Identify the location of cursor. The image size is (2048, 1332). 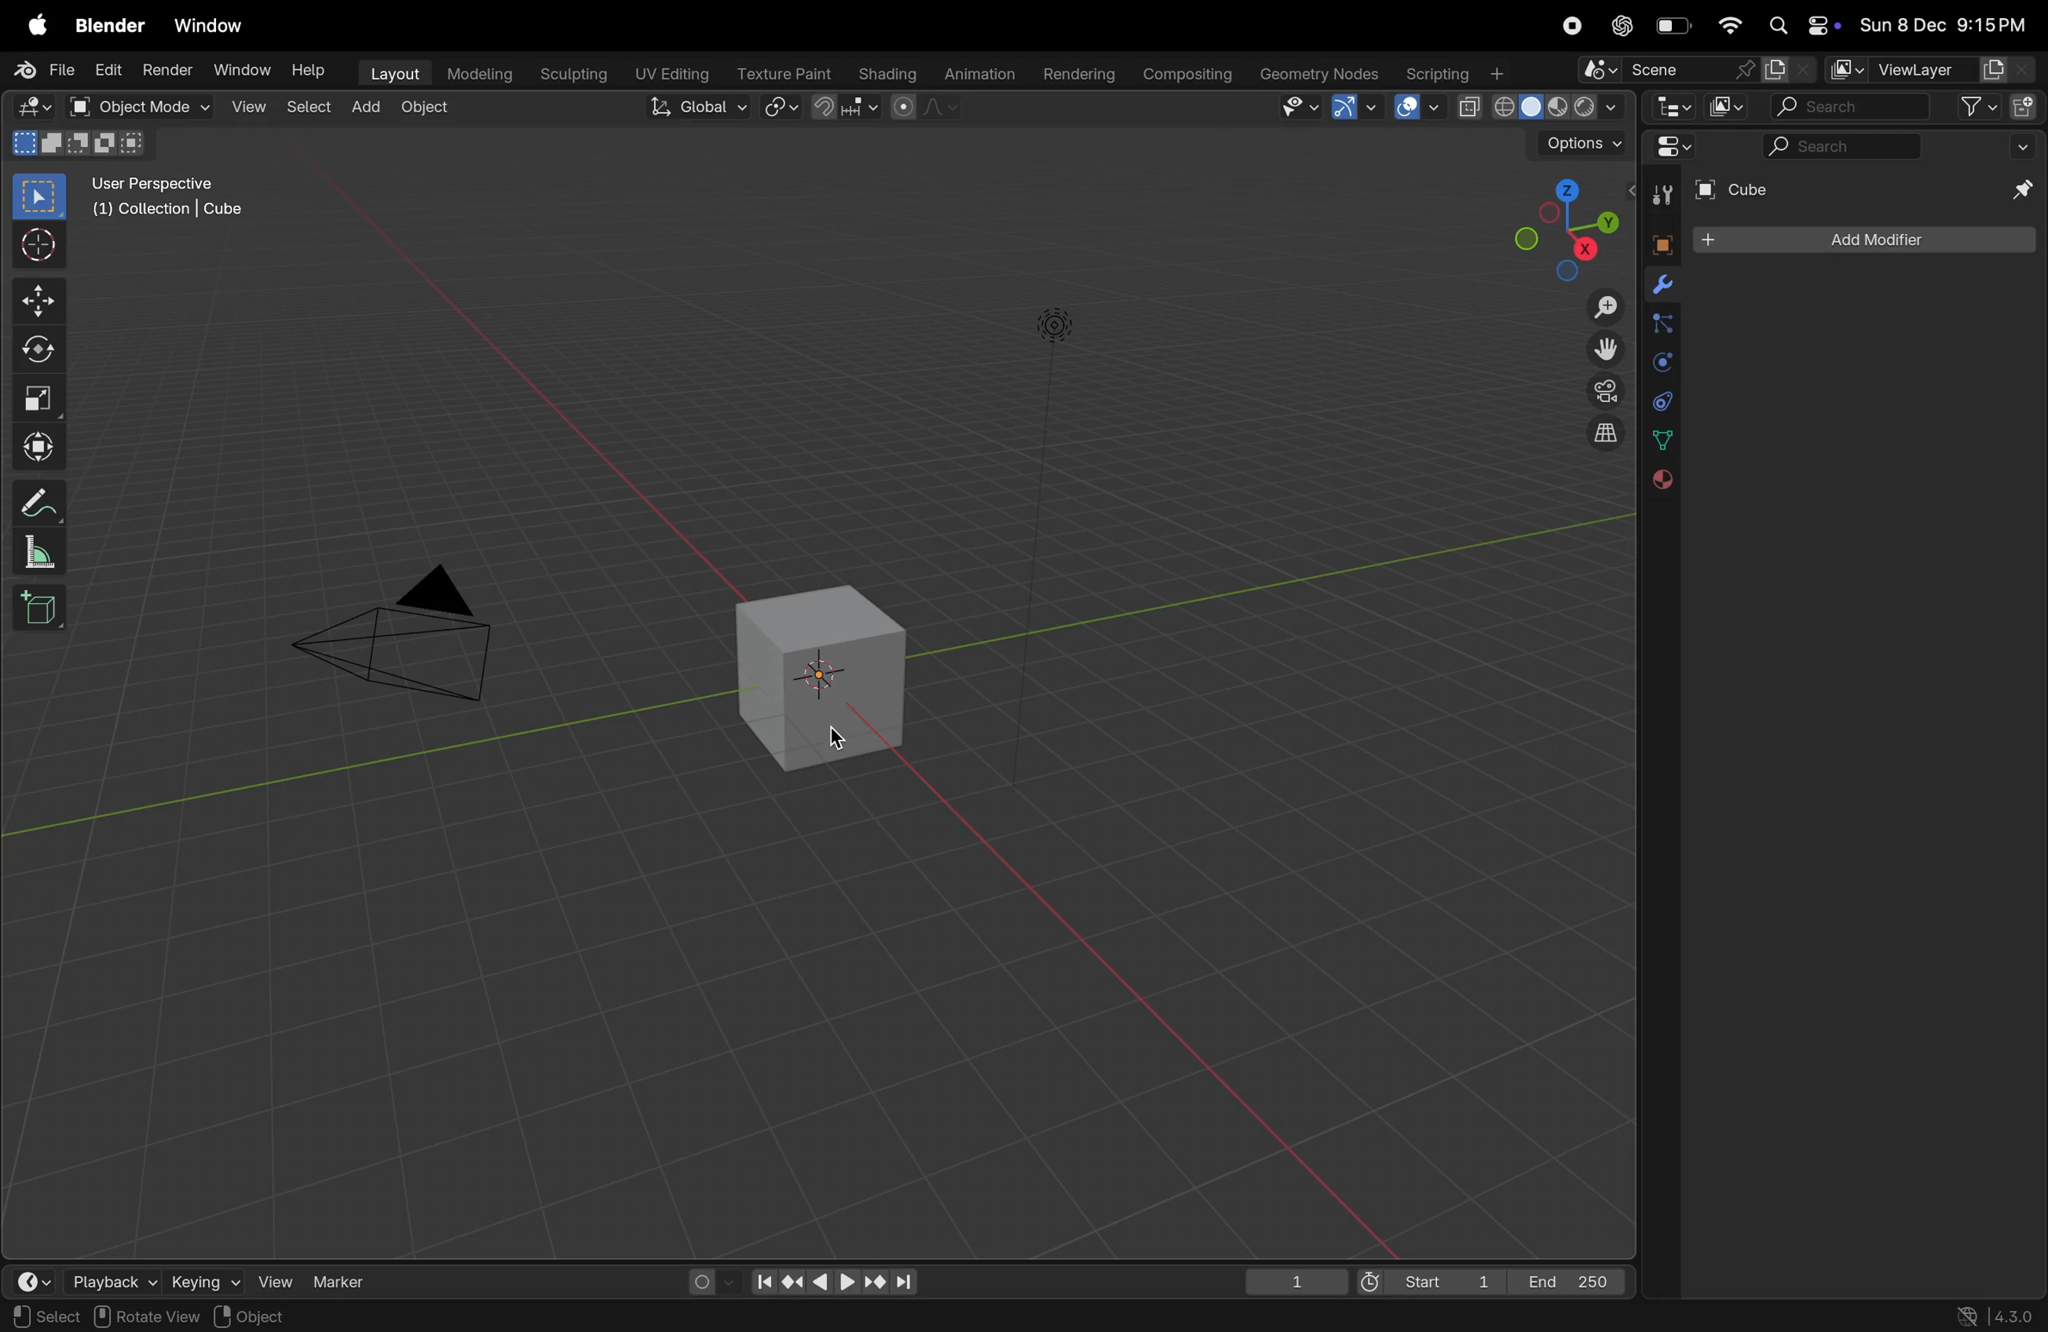
(839, 740).